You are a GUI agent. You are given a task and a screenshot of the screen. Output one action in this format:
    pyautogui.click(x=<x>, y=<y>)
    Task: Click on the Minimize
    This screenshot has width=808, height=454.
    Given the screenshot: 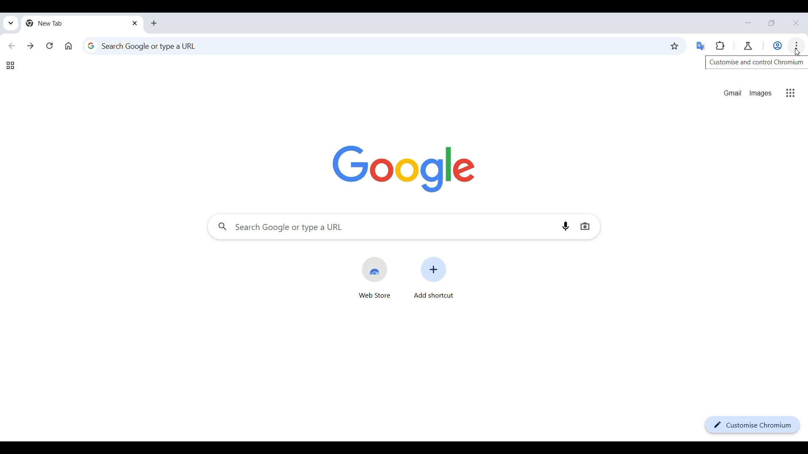 What is the action you would take?
    pyautogui.click(x=748, y=23)
    